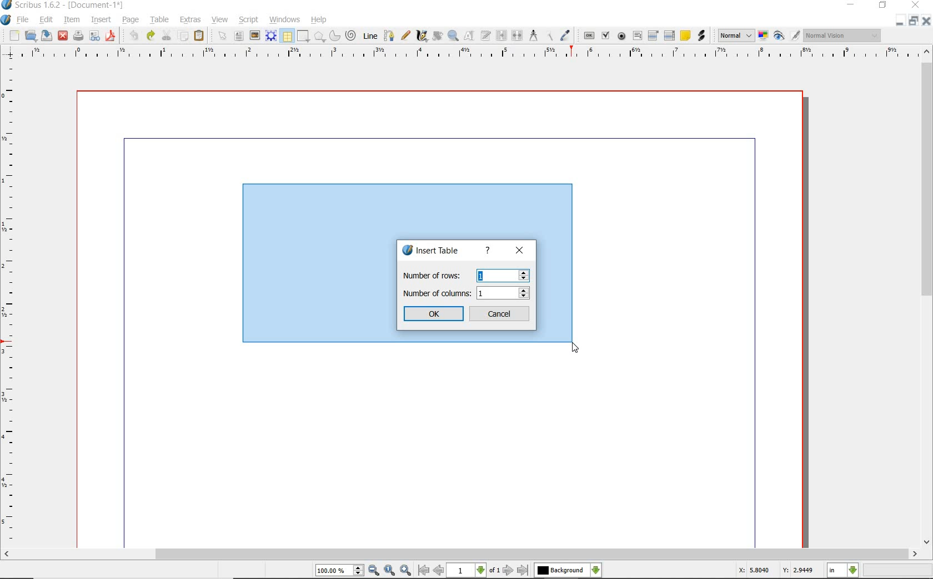 Image resolution: width=933 pixels, height=579 pixels. Describe the element at coordinates (249, 20) in the screenshot. I see `script` at that location.